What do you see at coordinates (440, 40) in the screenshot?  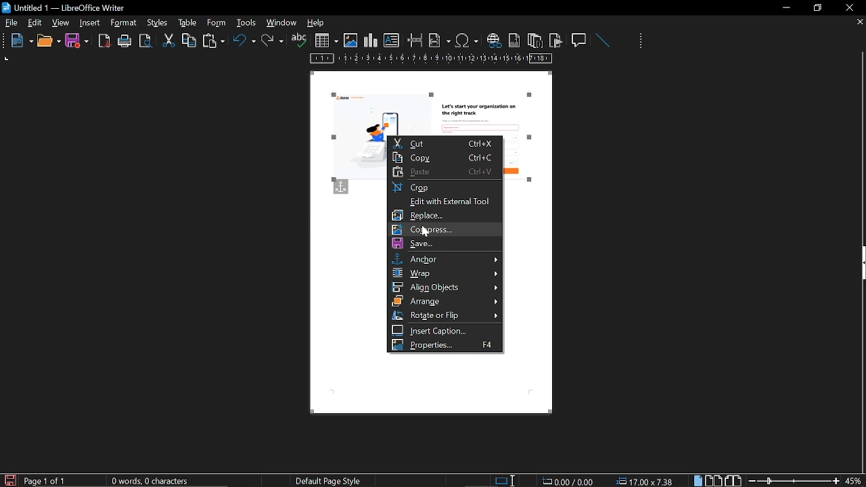 I see `insert field` at bounding box center [440, 40].